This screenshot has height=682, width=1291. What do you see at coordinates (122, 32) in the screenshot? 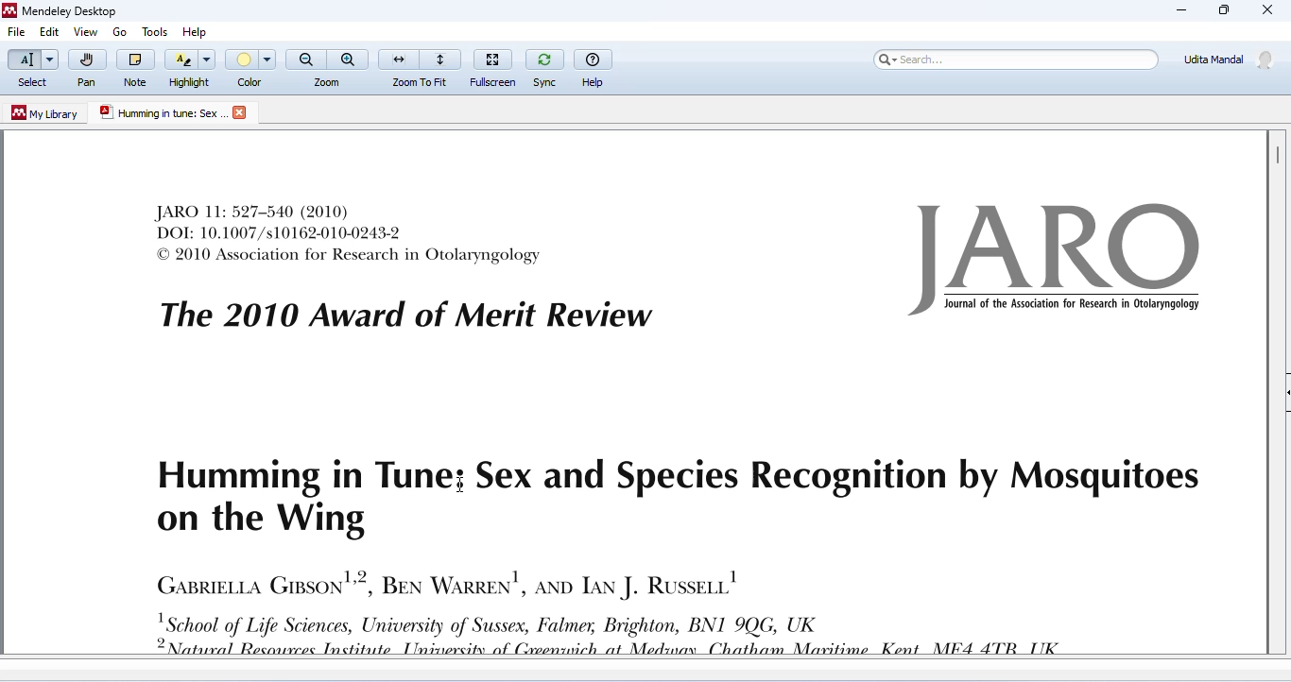
I see `Go` at bounding box center [122, 32].